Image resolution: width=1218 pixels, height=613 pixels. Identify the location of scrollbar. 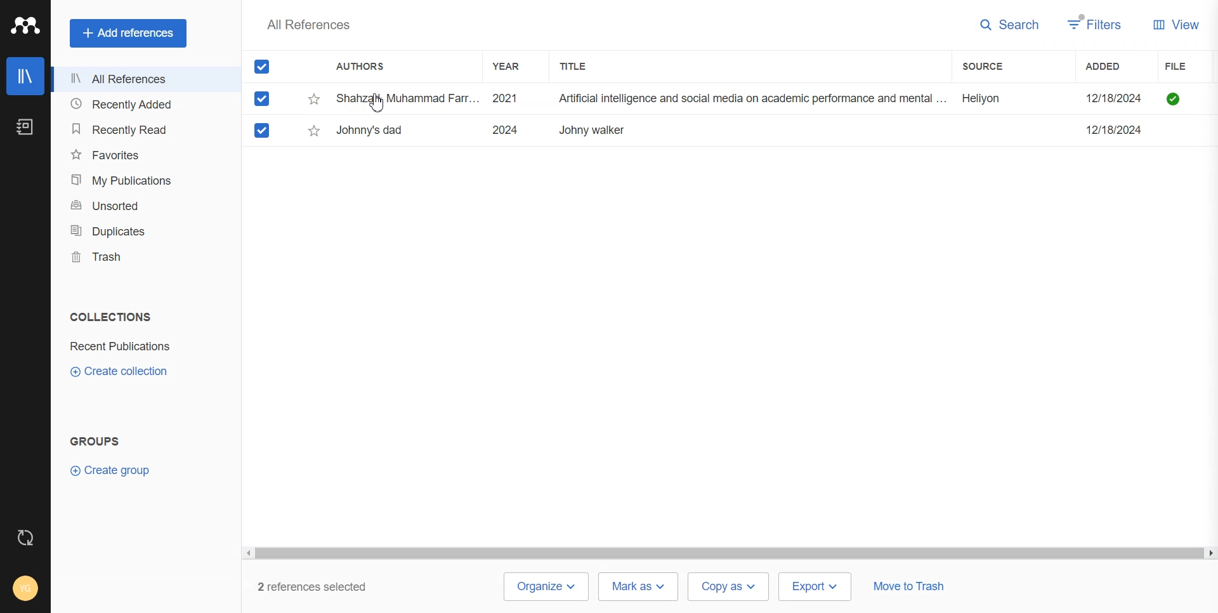
(729, 554).